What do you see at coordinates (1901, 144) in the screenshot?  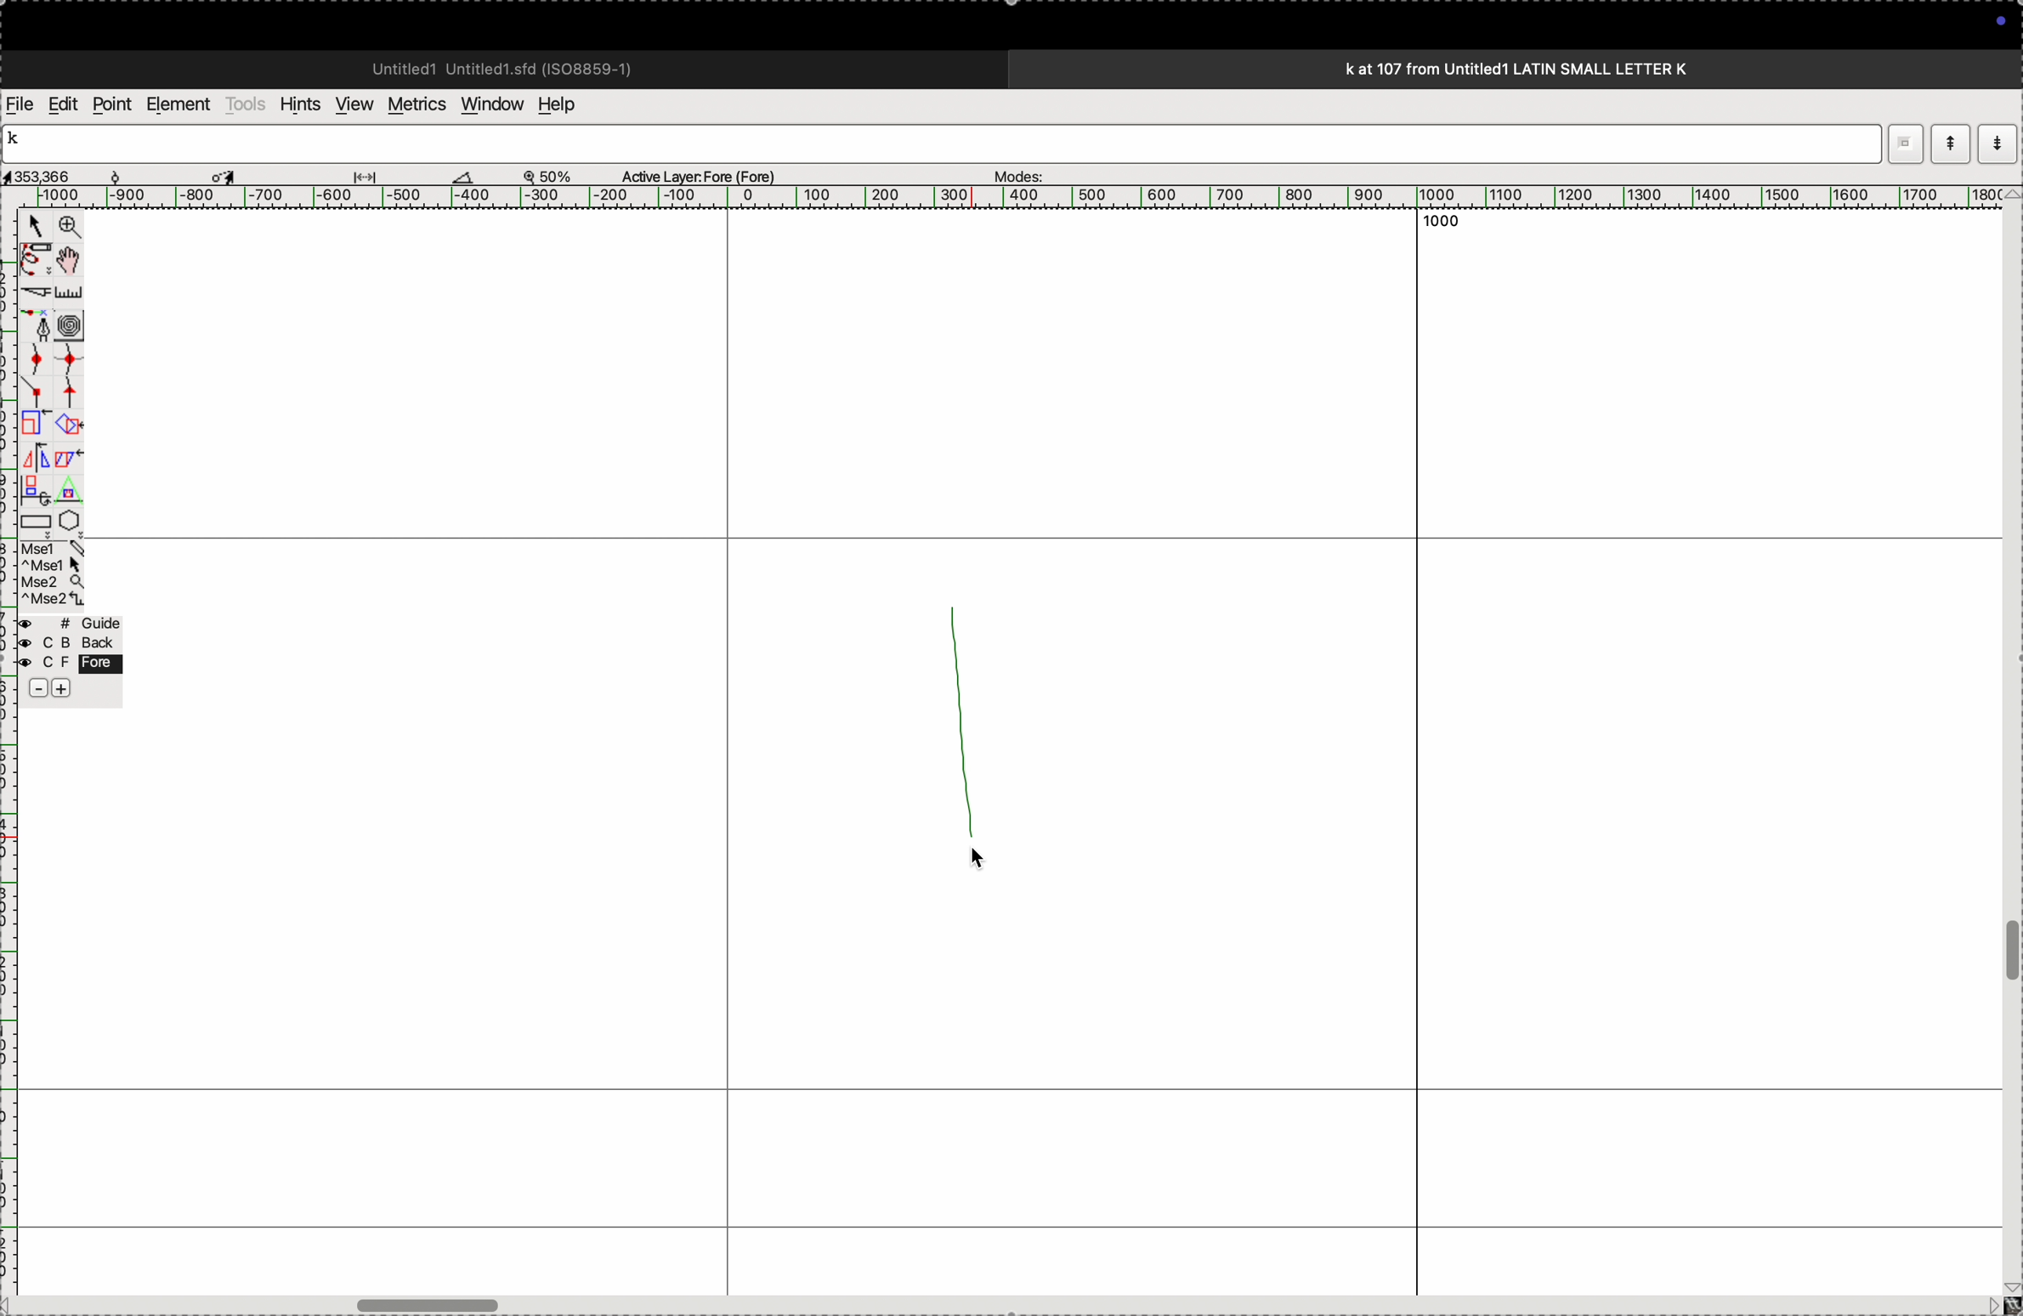 I see `restore down` at bounding box center [1901, 144].